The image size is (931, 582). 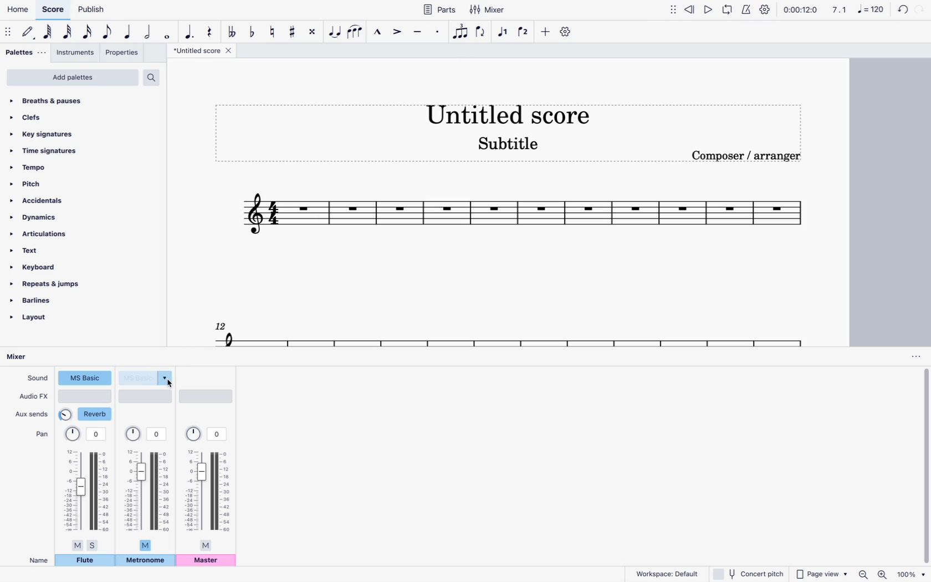 What do you see at coordinates (72, 78) in the screenshot?
I see `add palettes` at bounding box center [72, 78].